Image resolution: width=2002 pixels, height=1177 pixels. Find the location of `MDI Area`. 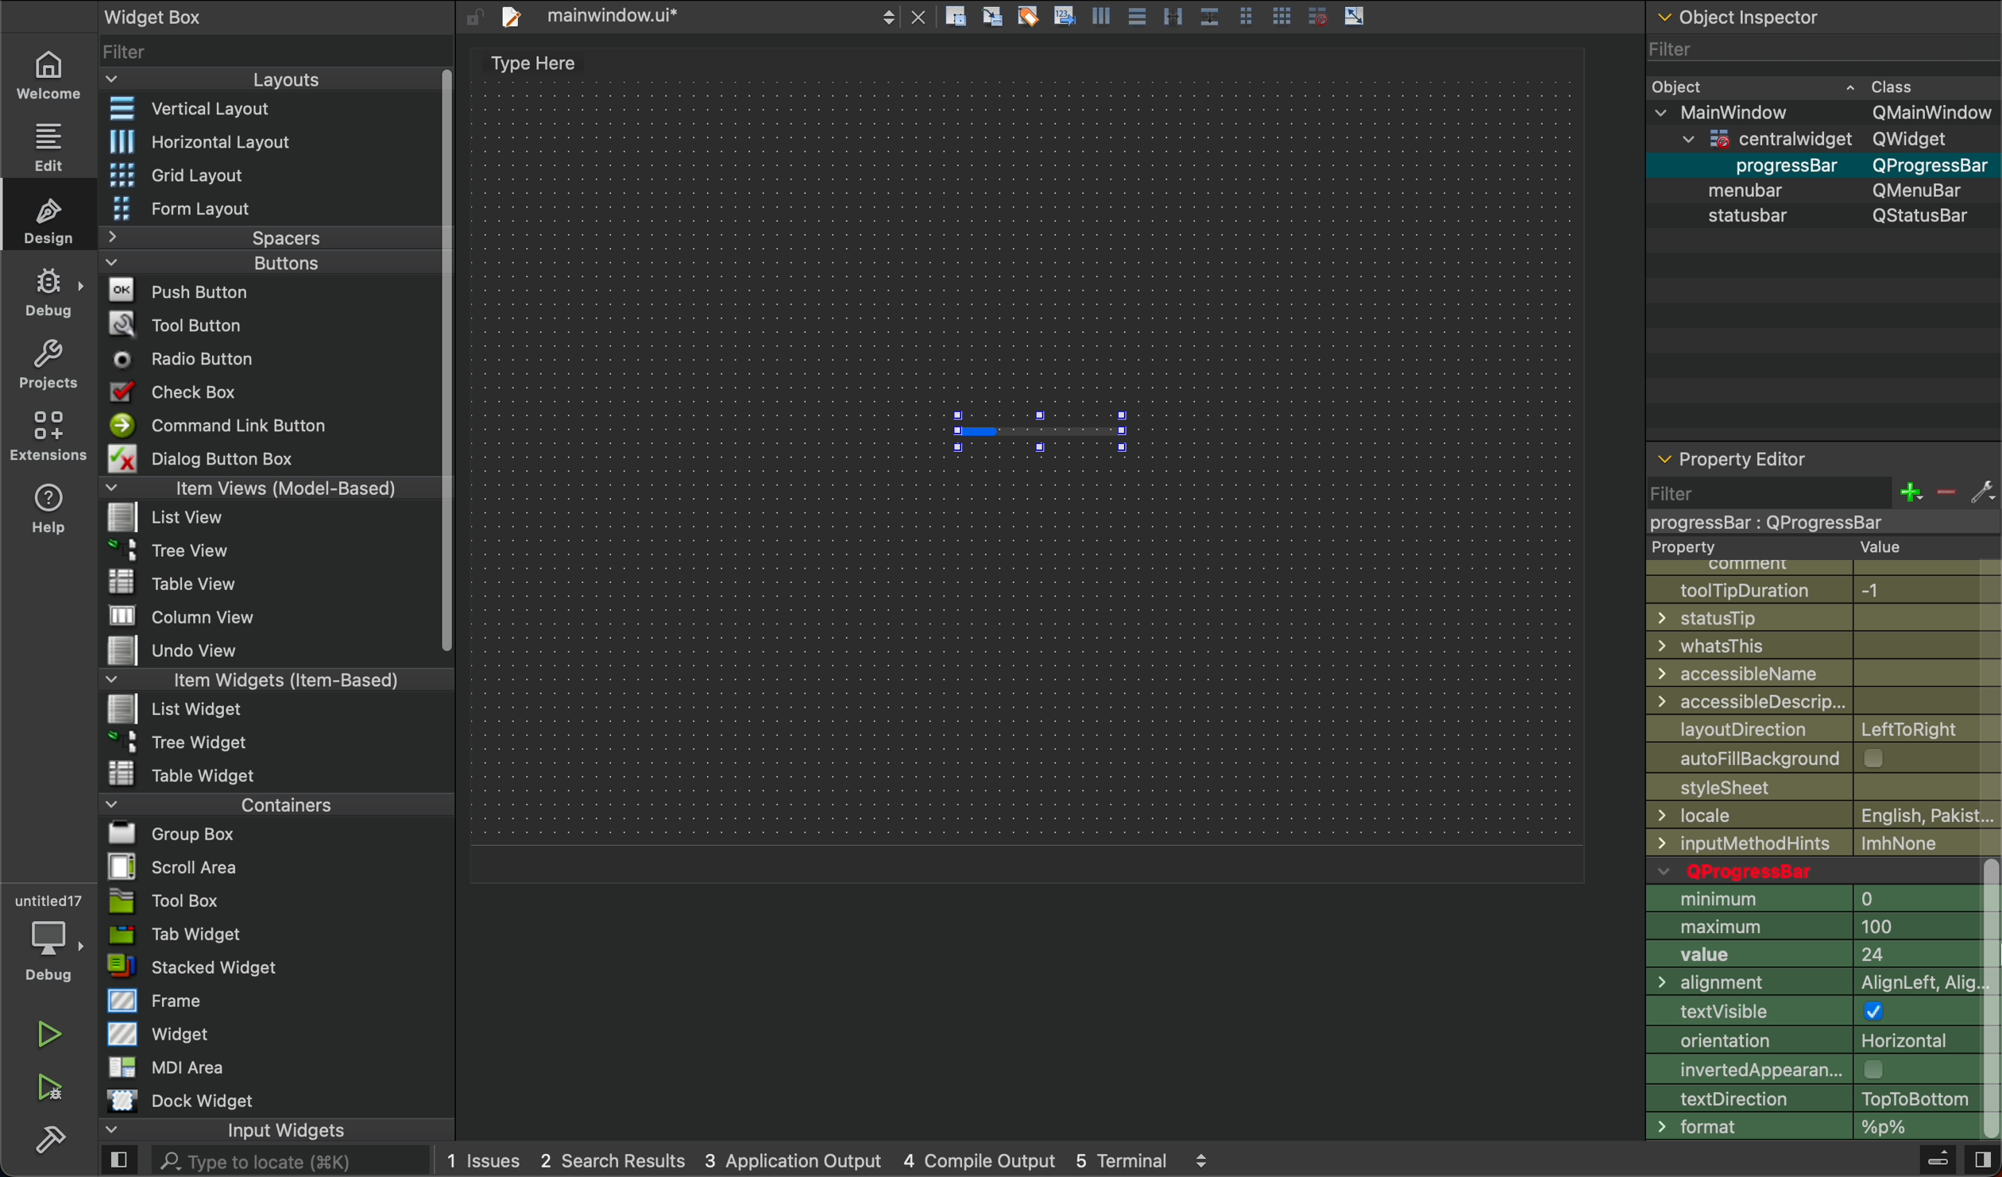

MDI Area is located at coordinates (162, 1067).